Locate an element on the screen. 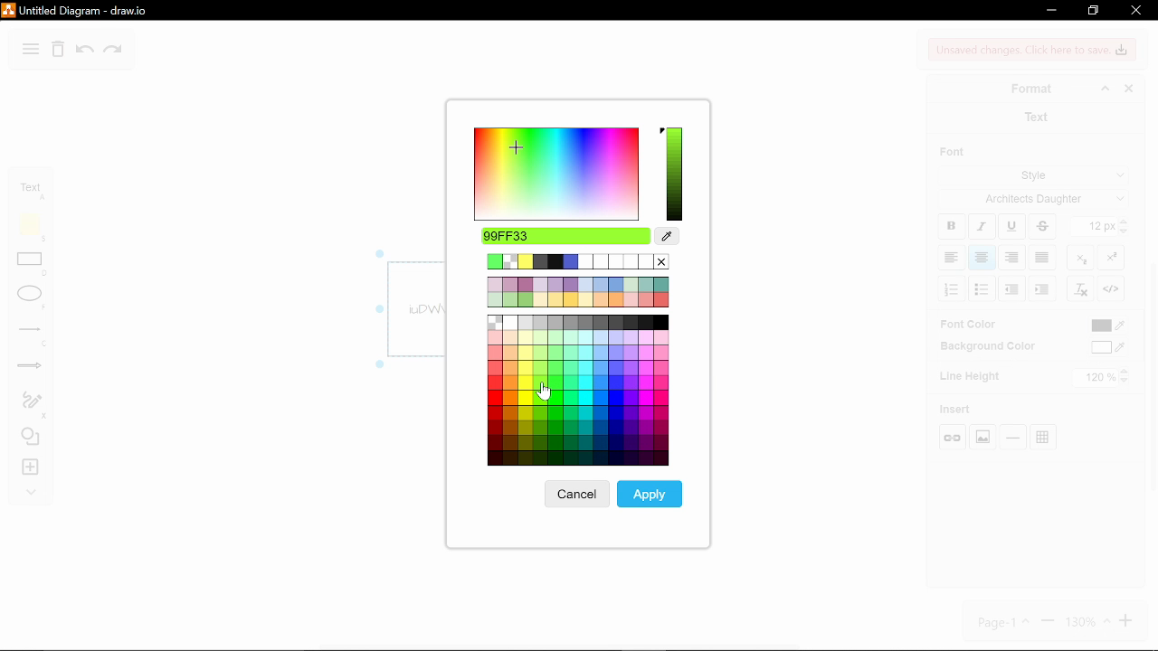  align center is located at coordinates (1012, 256).